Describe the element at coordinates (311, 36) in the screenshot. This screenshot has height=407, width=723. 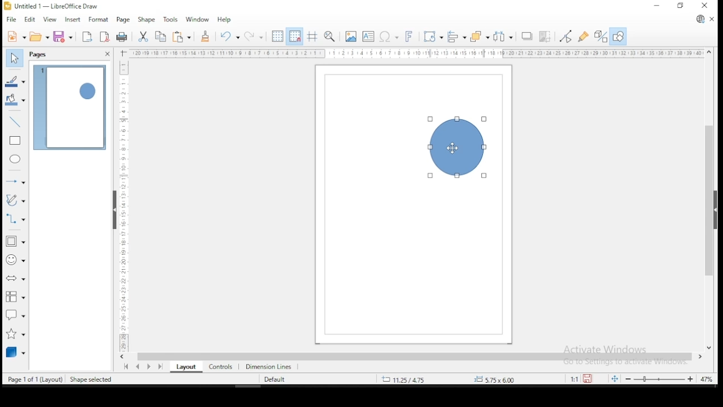
I see `helplines when moving` at that location.